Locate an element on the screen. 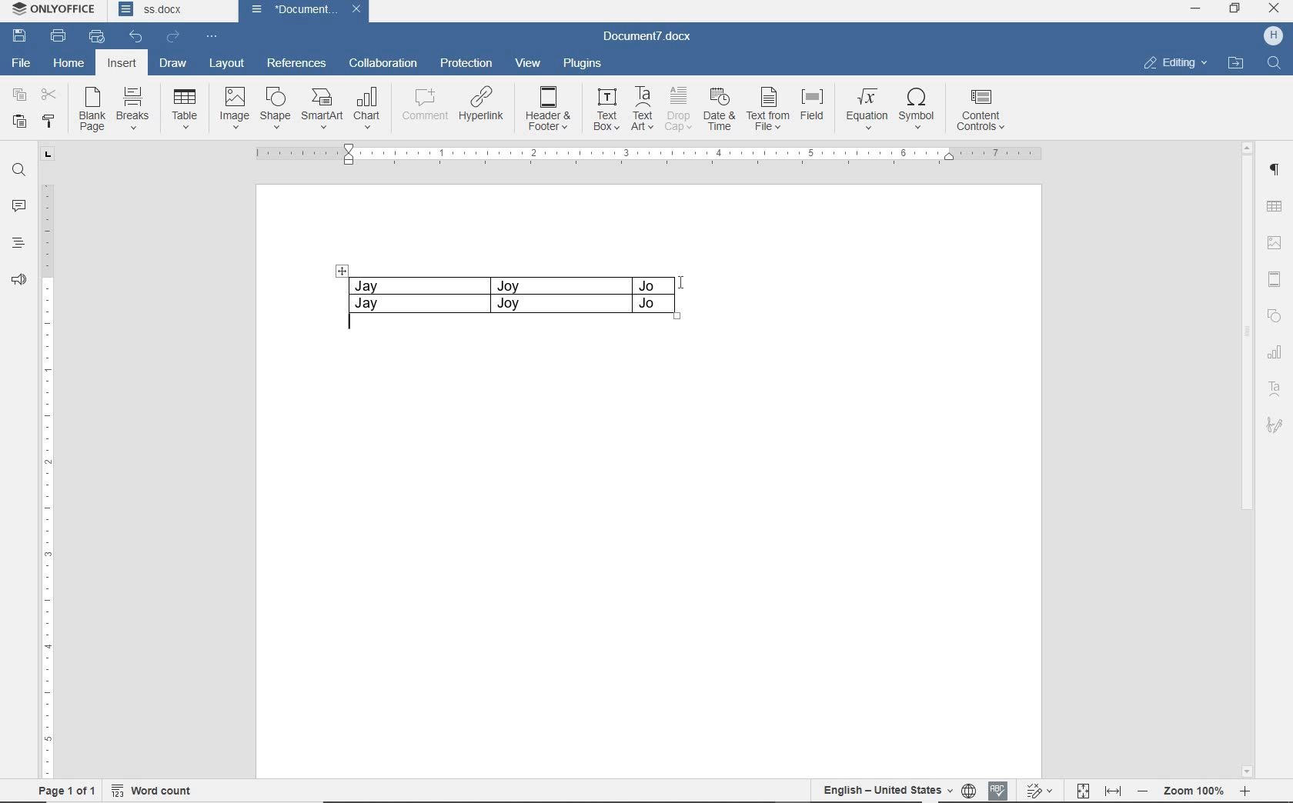 This screenshot has width=1293, height=803. REDO is located at coordinates (173, 37).